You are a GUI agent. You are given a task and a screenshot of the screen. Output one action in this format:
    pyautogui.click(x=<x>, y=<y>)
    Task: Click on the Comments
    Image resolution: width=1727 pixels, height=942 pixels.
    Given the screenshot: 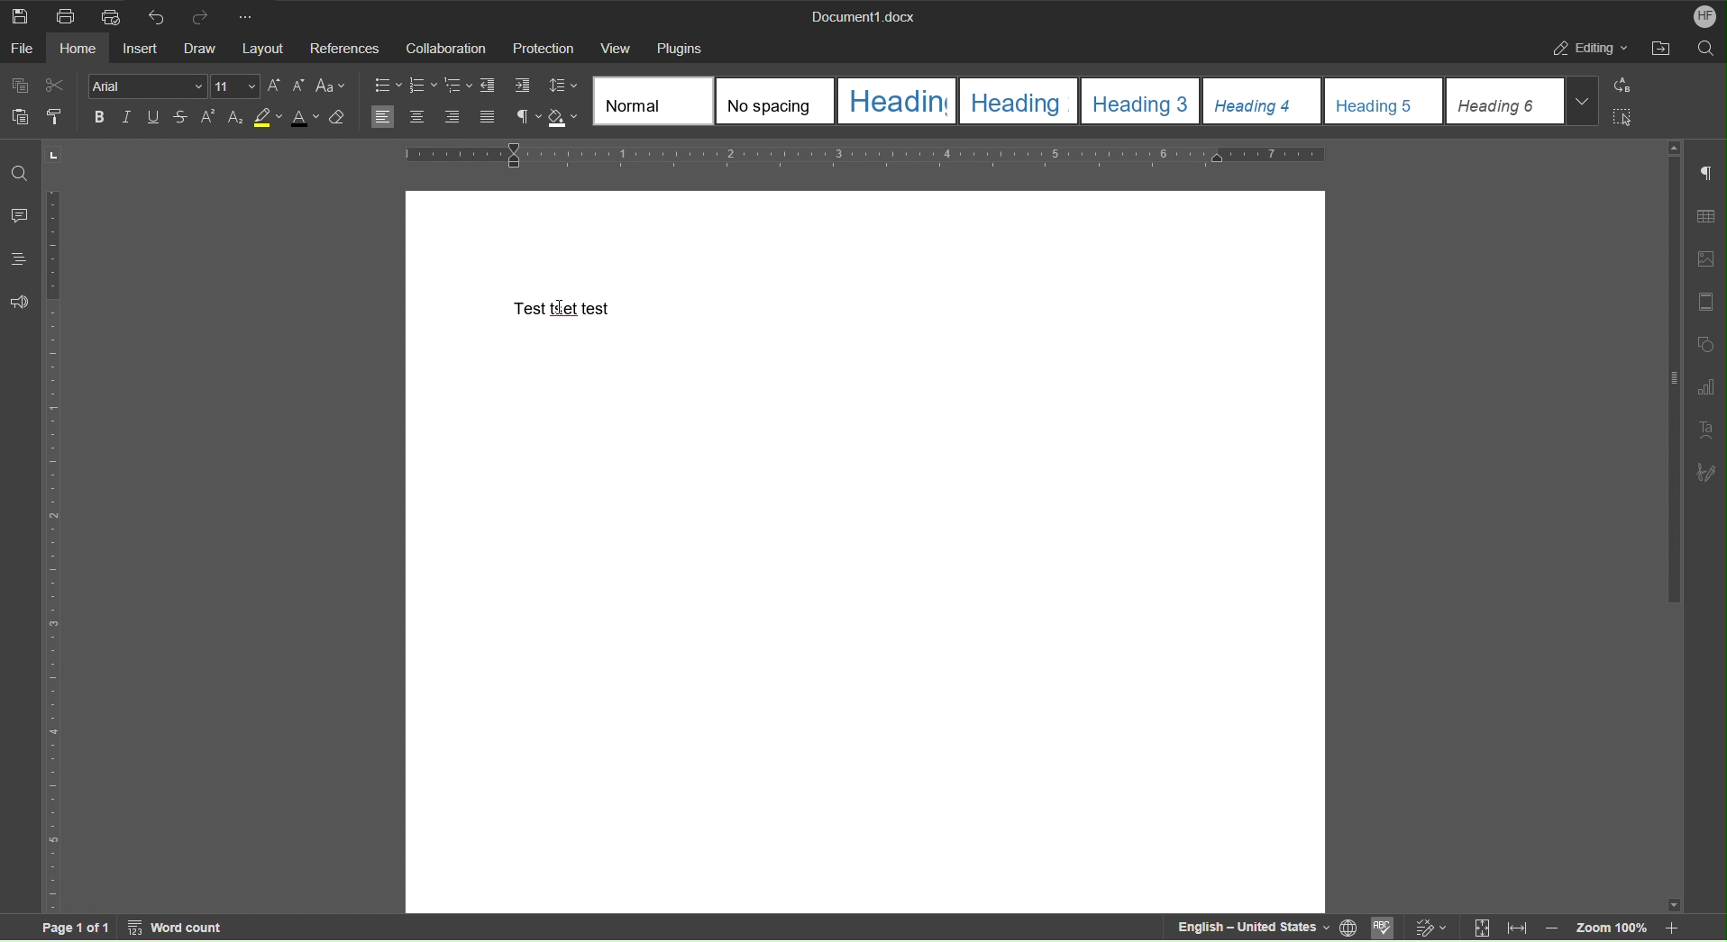 What is the action you would take?
    pyautogui.click(x=18, y=215)
    